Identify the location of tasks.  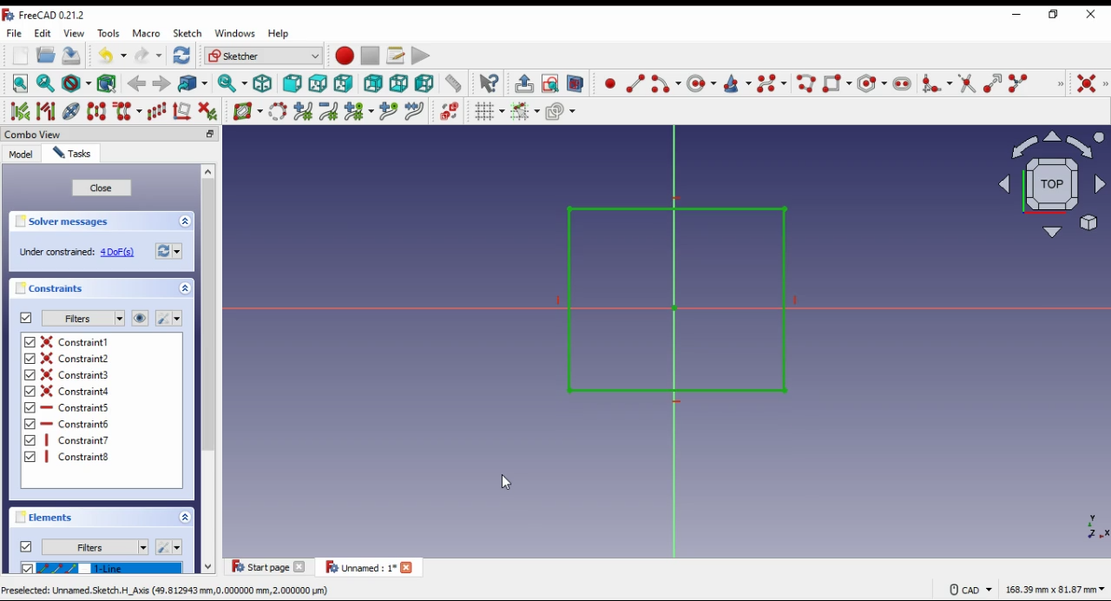
(73, 153).